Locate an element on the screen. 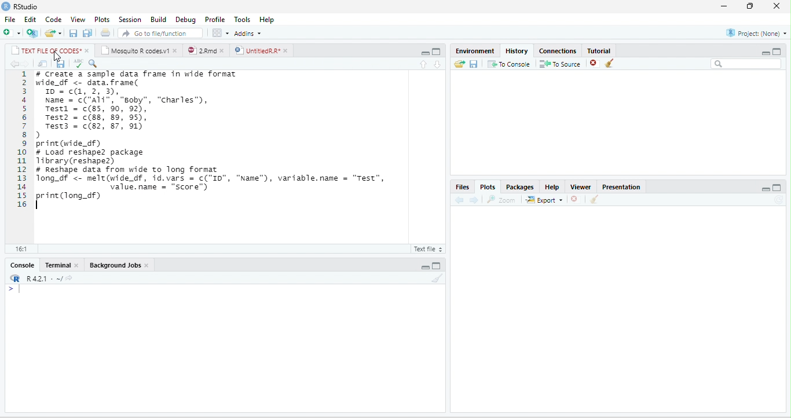 This screenshot has width=791, height=418. Code is located at coordinates (53, 20).